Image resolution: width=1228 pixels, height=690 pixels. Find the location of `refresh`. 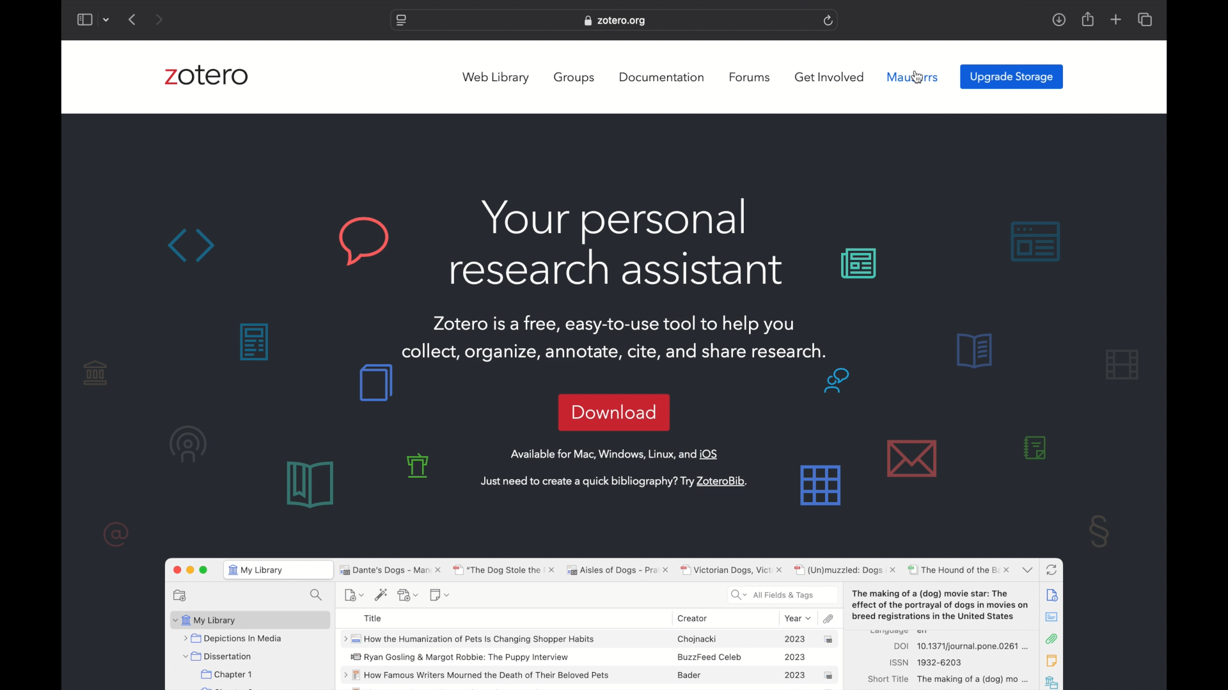

refresh is located at coordinates (830, 20).